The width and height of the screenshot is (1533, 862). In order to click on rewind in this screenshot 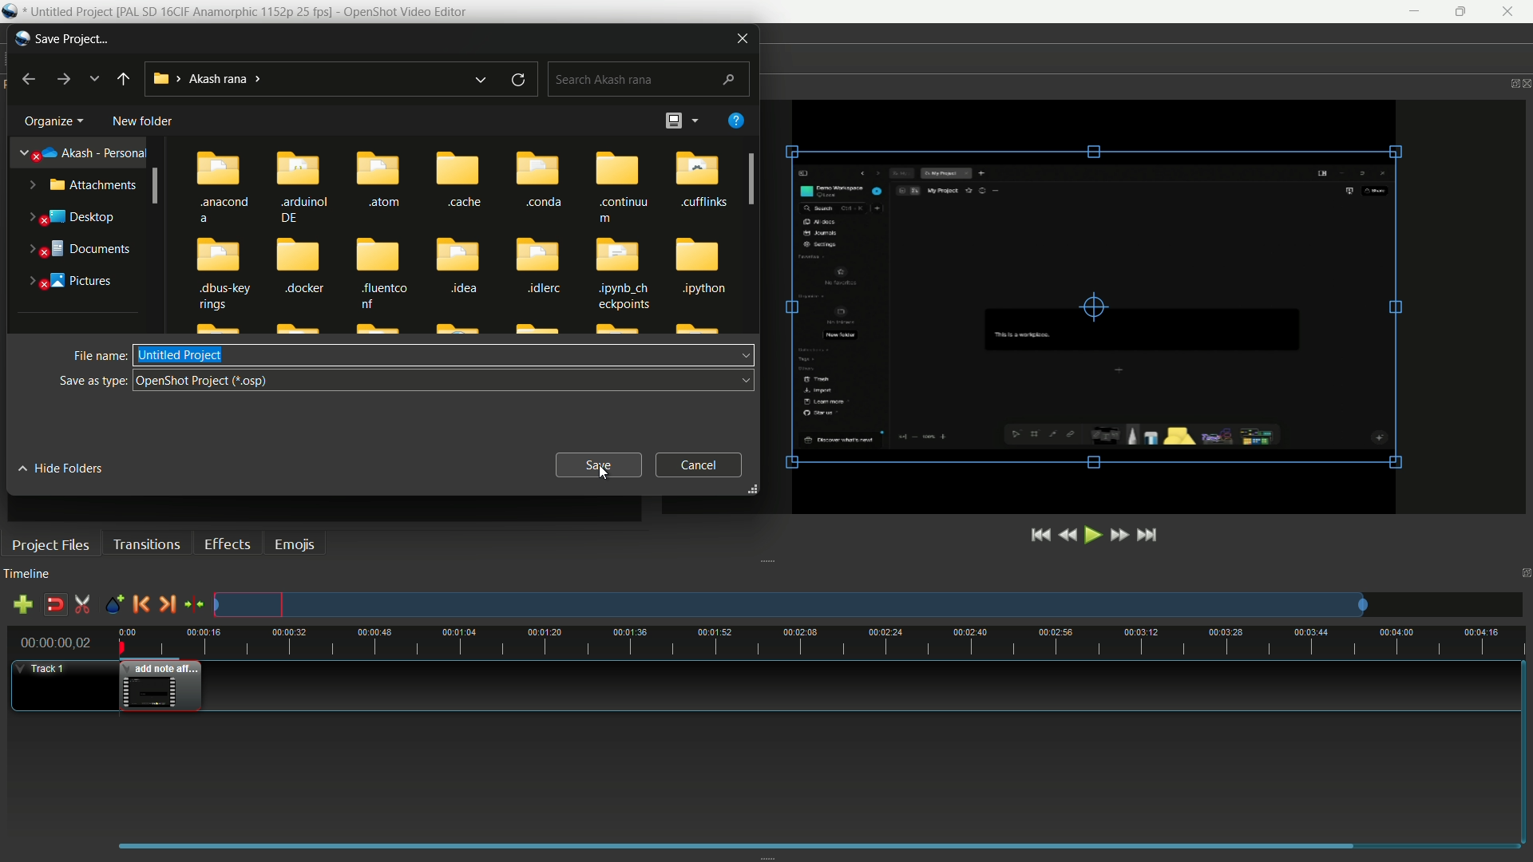, I will do `click(1070, 535)`.